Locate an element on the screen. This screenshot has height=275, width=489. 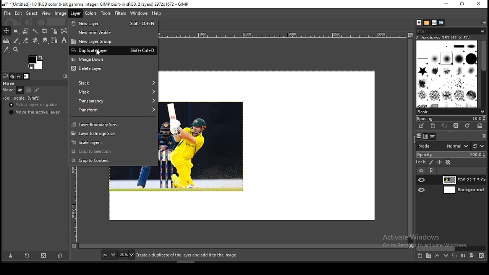
move channels is located at coordinates (28, 90).